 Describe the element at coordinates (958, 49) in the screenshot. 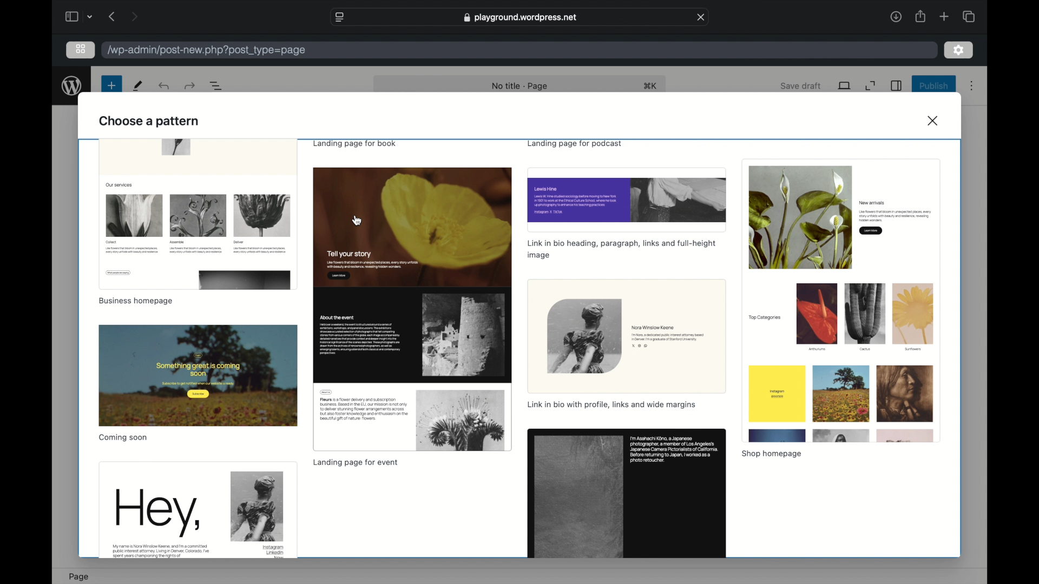

I see `settings` at that location.